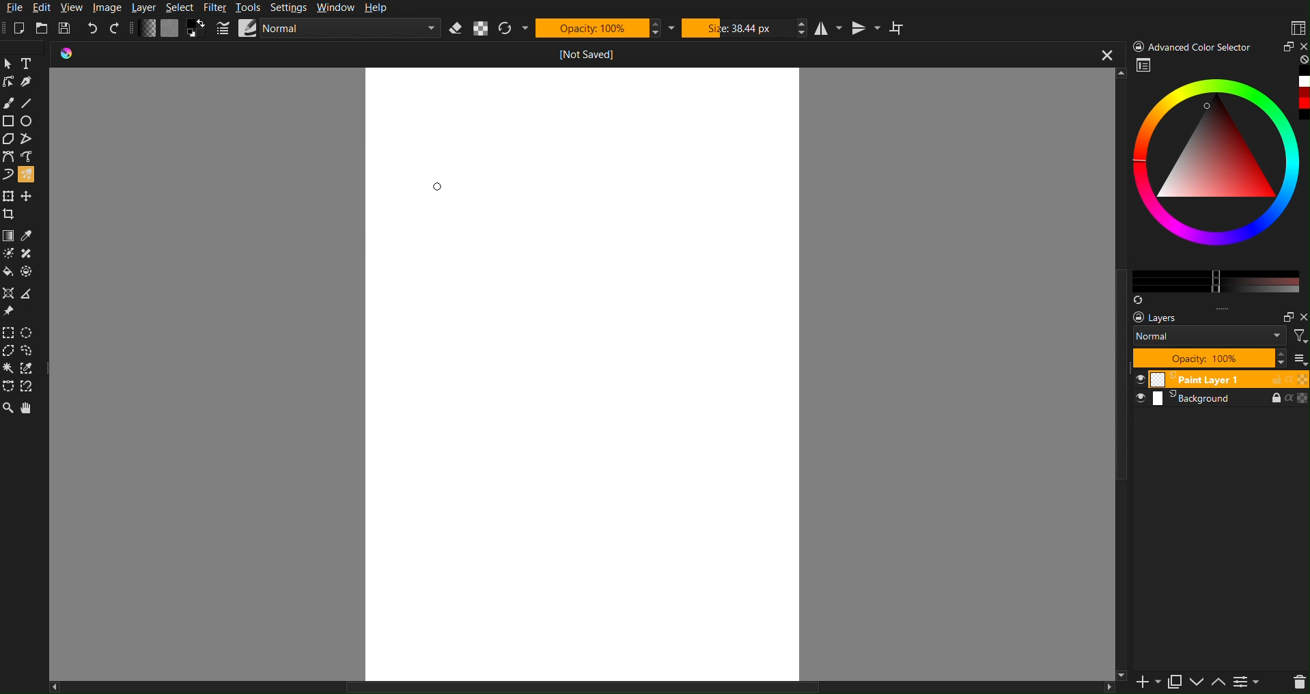  Describe the element at coordinates (1298, 335) in the screenshot. I see `filter` at that location.